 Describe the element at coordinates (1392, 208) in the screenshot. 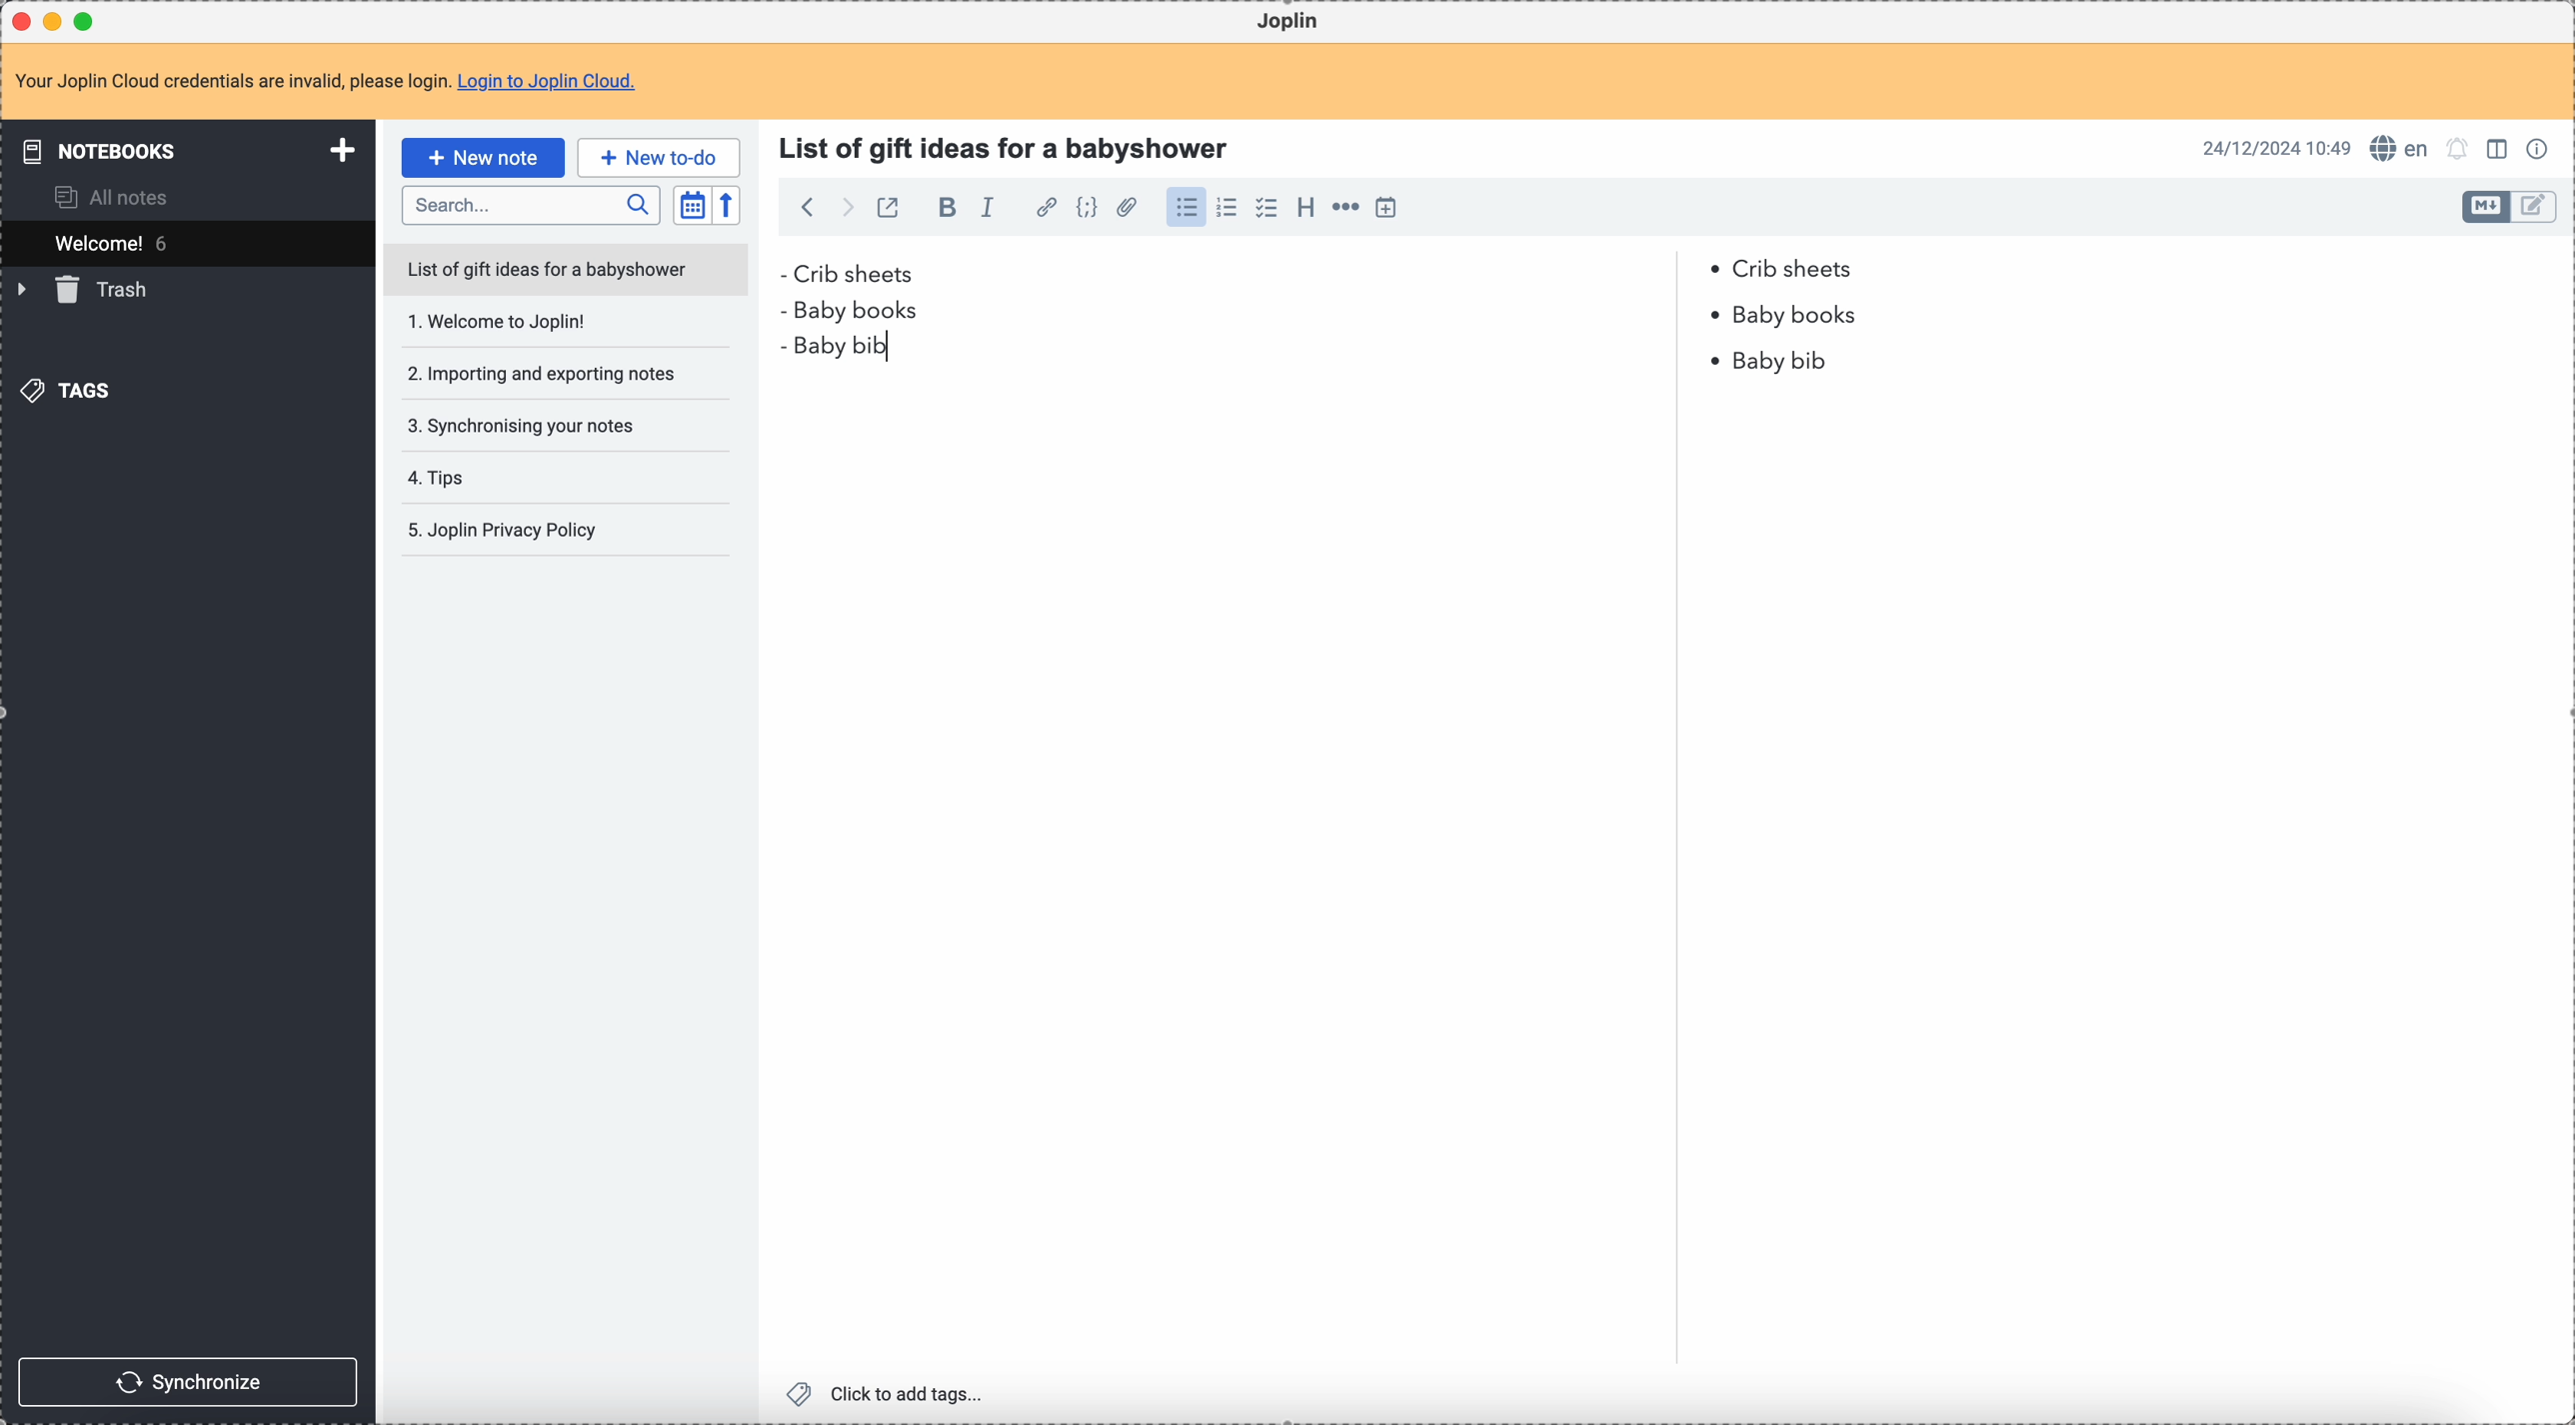

I see `insert time` at that location.